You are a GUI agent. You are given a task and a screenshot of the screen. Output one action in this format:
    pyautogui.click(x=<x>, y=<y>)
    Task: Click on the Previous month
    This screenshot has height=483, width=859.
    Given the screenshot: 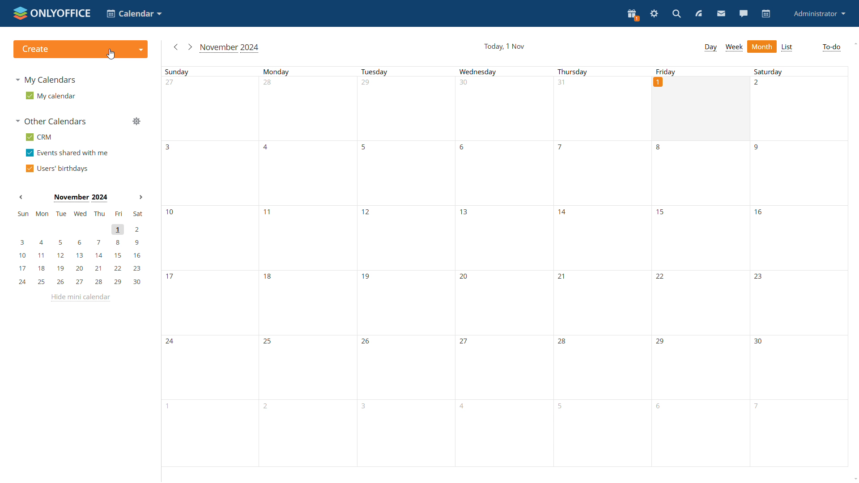 What is the action you would take?
    pyautogui.click(x=21, y=197)
    